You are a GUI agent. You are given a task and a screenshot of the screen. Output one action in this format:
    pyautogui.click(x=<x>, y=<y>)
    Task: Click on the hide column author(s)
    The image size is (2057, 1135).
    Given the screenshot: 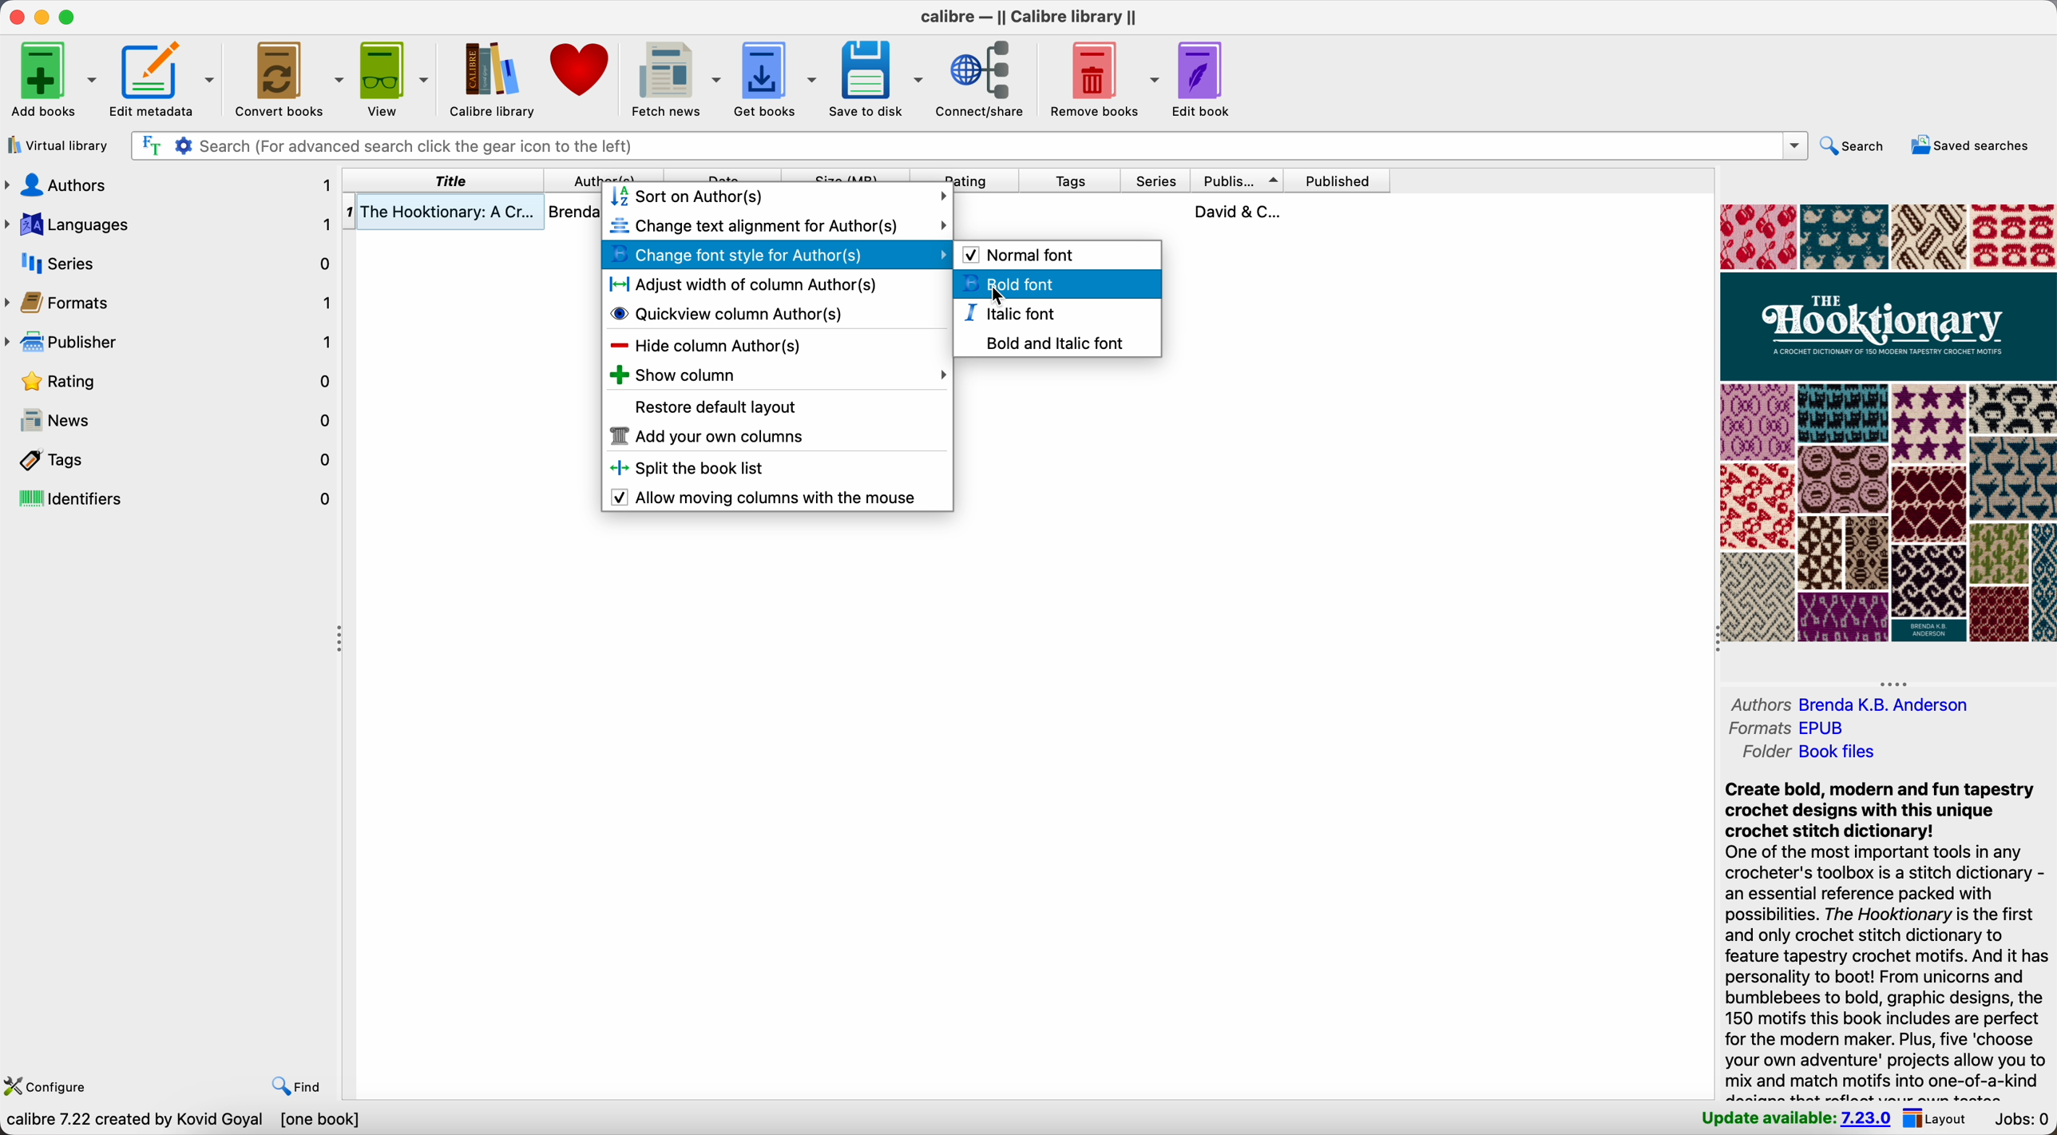 What is the action you would take?
    pyautogui.click(x=704, y=344)
    